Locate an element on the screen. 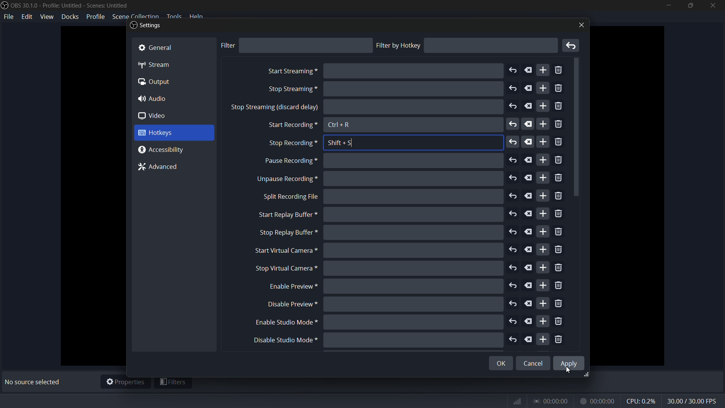 Image resolution: width=725 pixels, height=408 pixels. docks menu is located at coordinates (71, 16).